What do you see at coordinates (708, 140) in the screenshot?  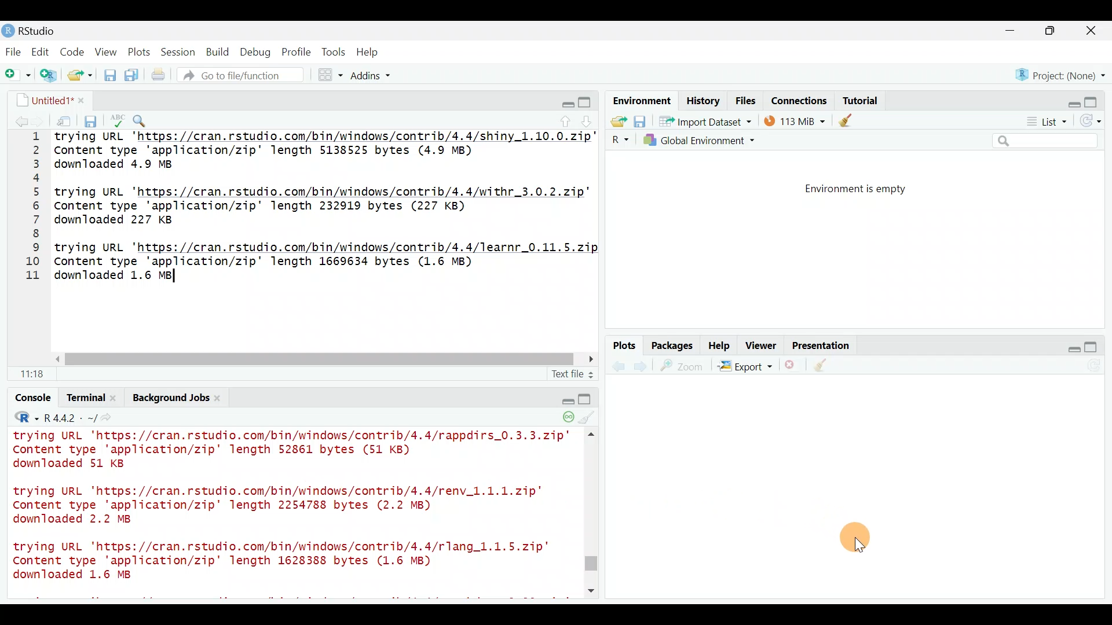 I see `Global Environment` at bounding box center [708, 140].